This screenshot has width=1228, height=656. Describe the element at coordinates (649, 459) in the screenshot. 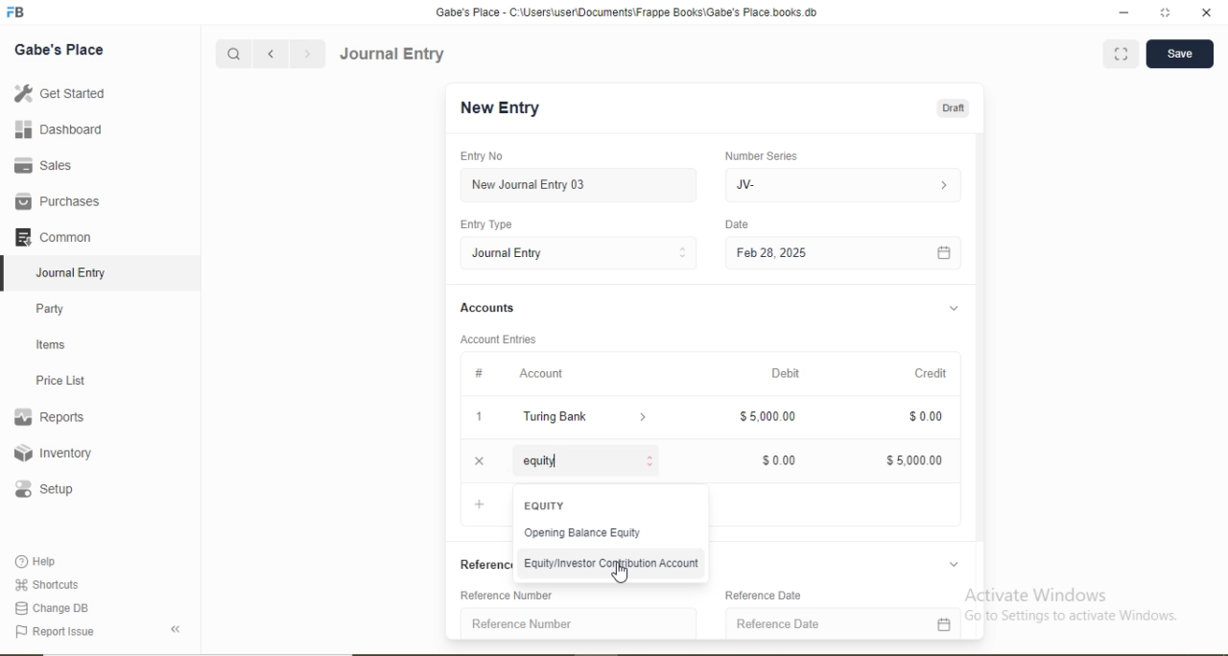

I see `Stepper Buttons` at that location.